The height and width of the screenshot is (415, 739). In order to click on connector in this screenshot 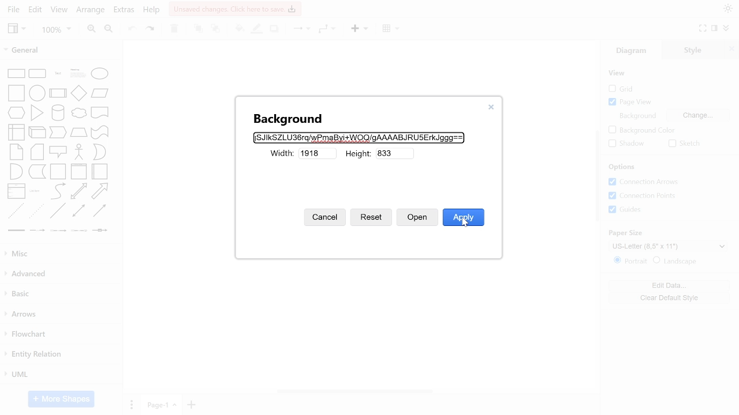, I will do `click(299, 30)`.